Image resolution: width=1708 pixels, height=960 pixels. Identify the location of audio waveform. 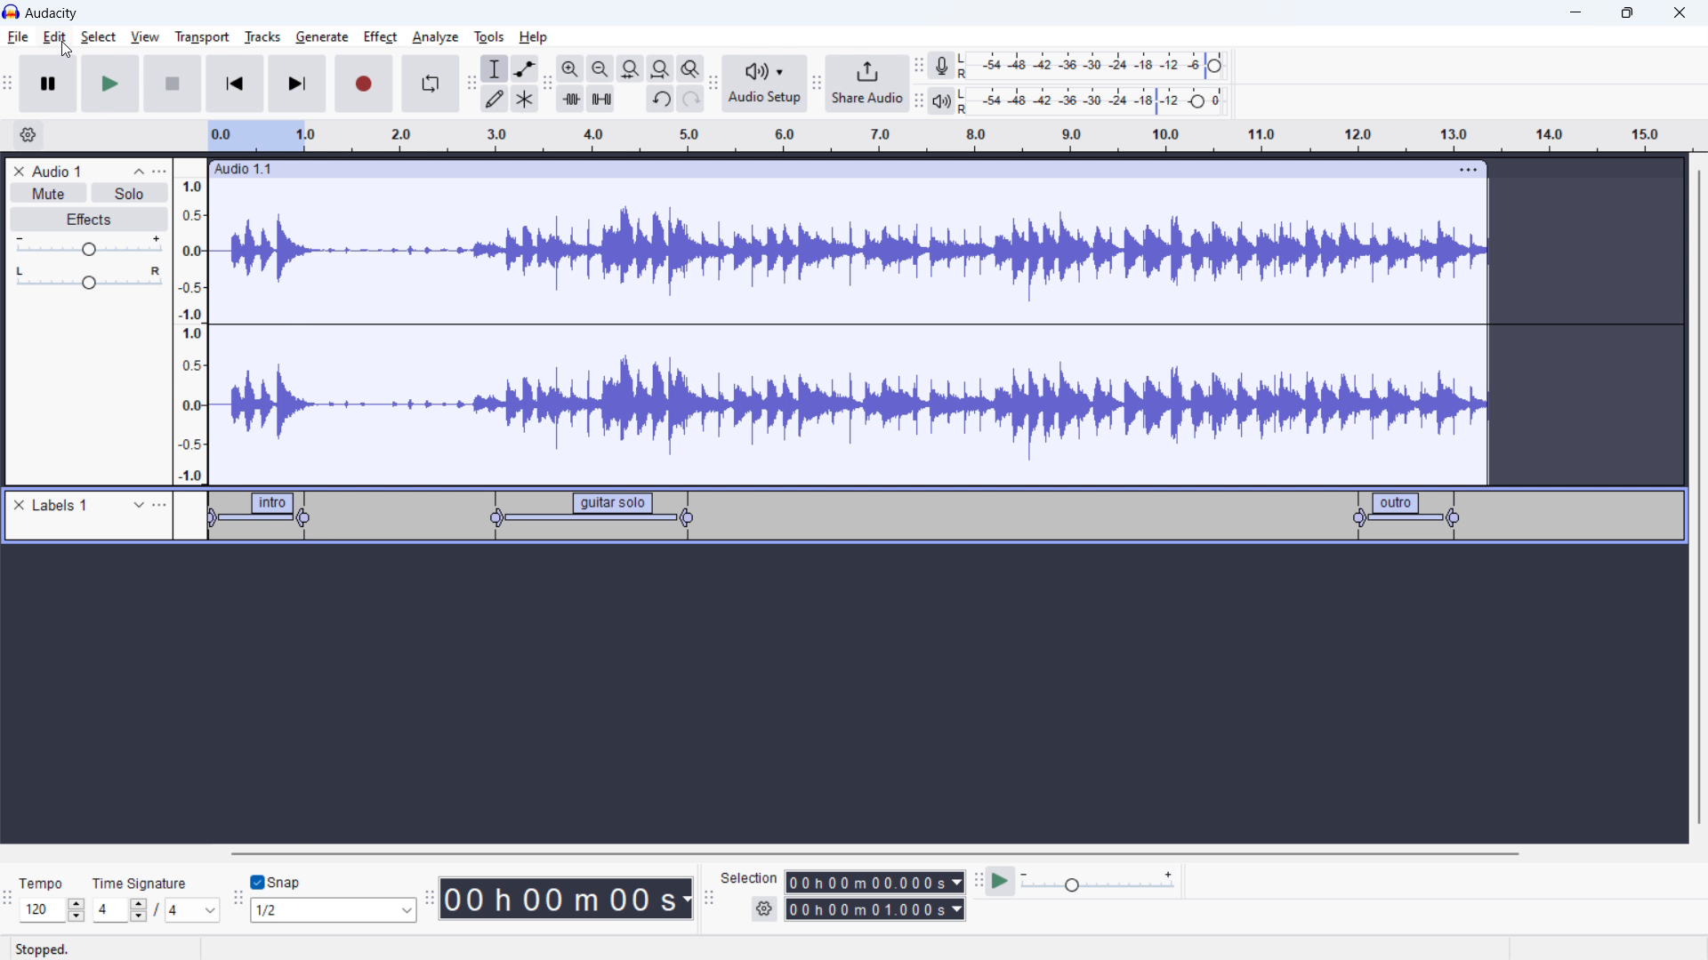
(850, 329).